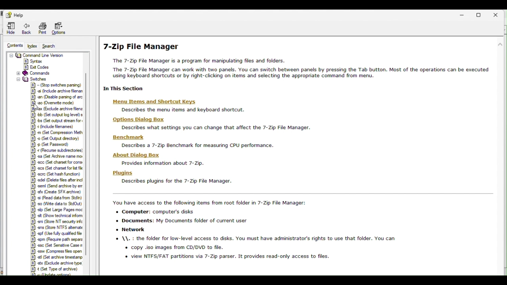 This screenshot has height=285, width=507. Describe the element at coordinates (129, 137) in the screenshot. I see `Benchmark` at that location.